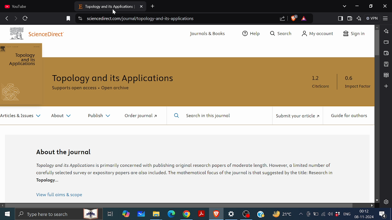 This screenshot has height=220, width=392. I want to click on Horizontal scrollbar, so click(179, 205).